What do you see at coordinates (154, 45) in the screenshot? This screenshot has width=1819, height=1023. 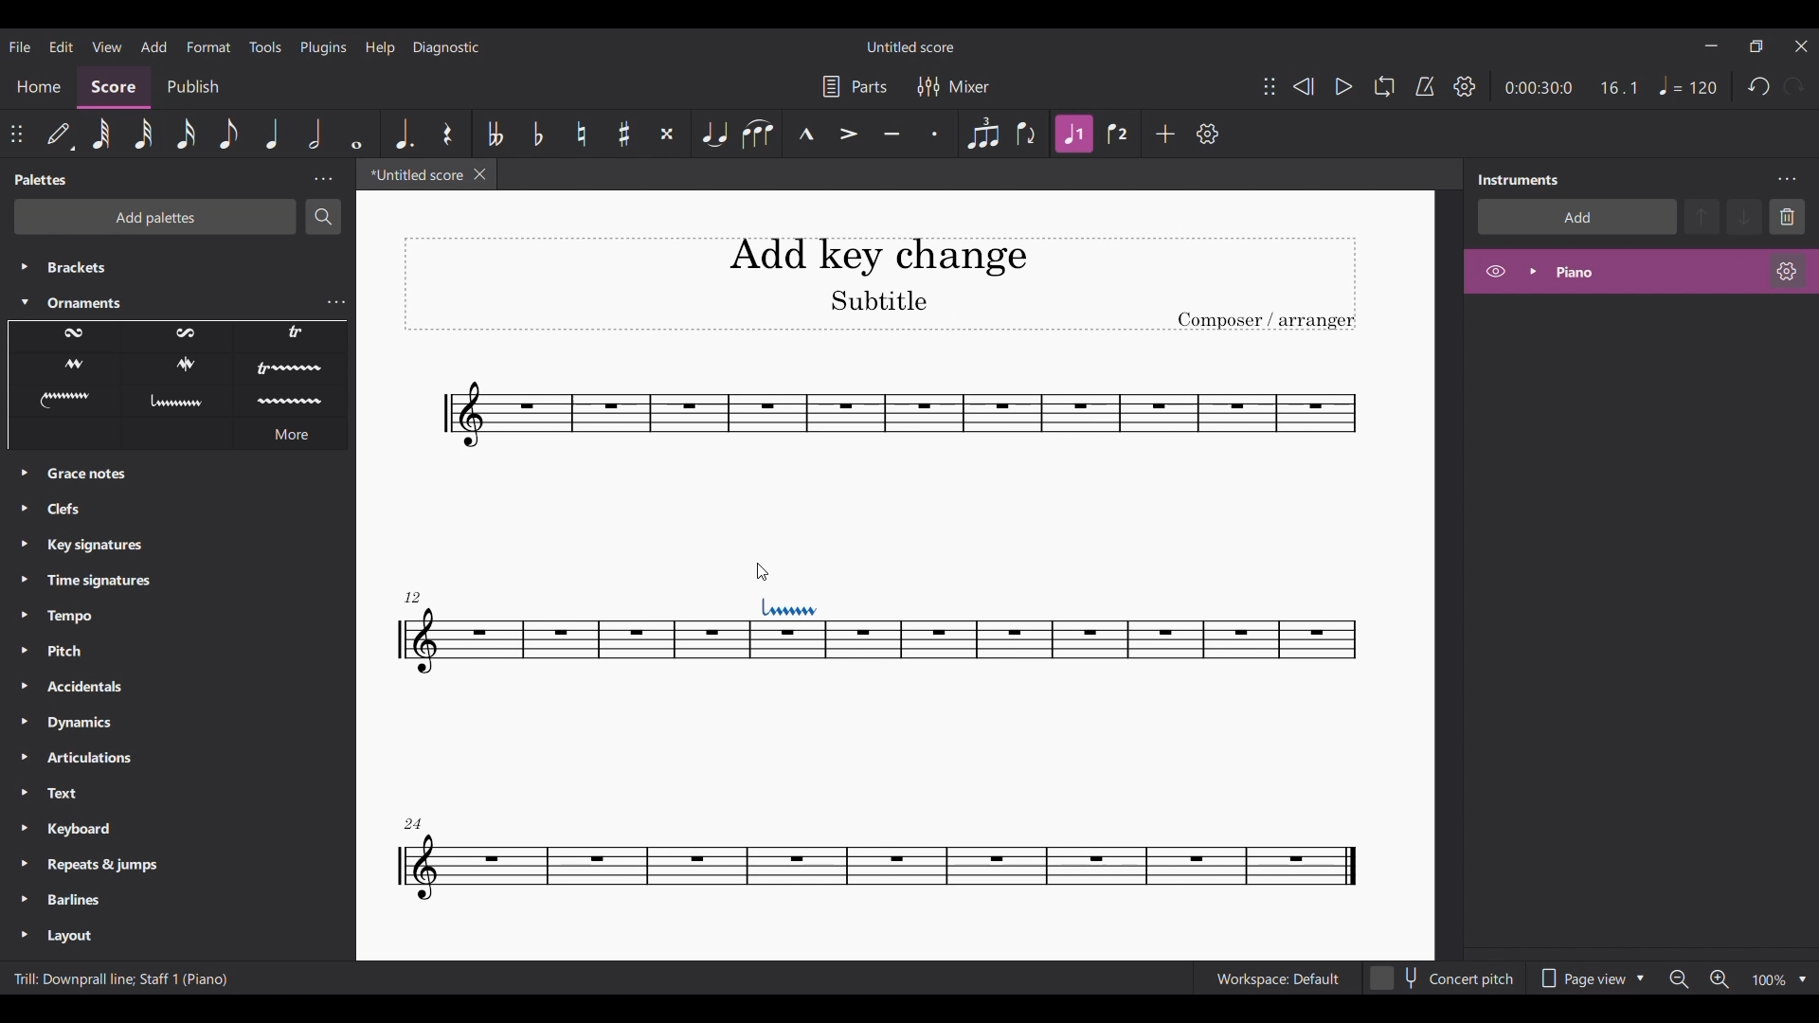 I see `Add menu` at bounding box center [154, 45].